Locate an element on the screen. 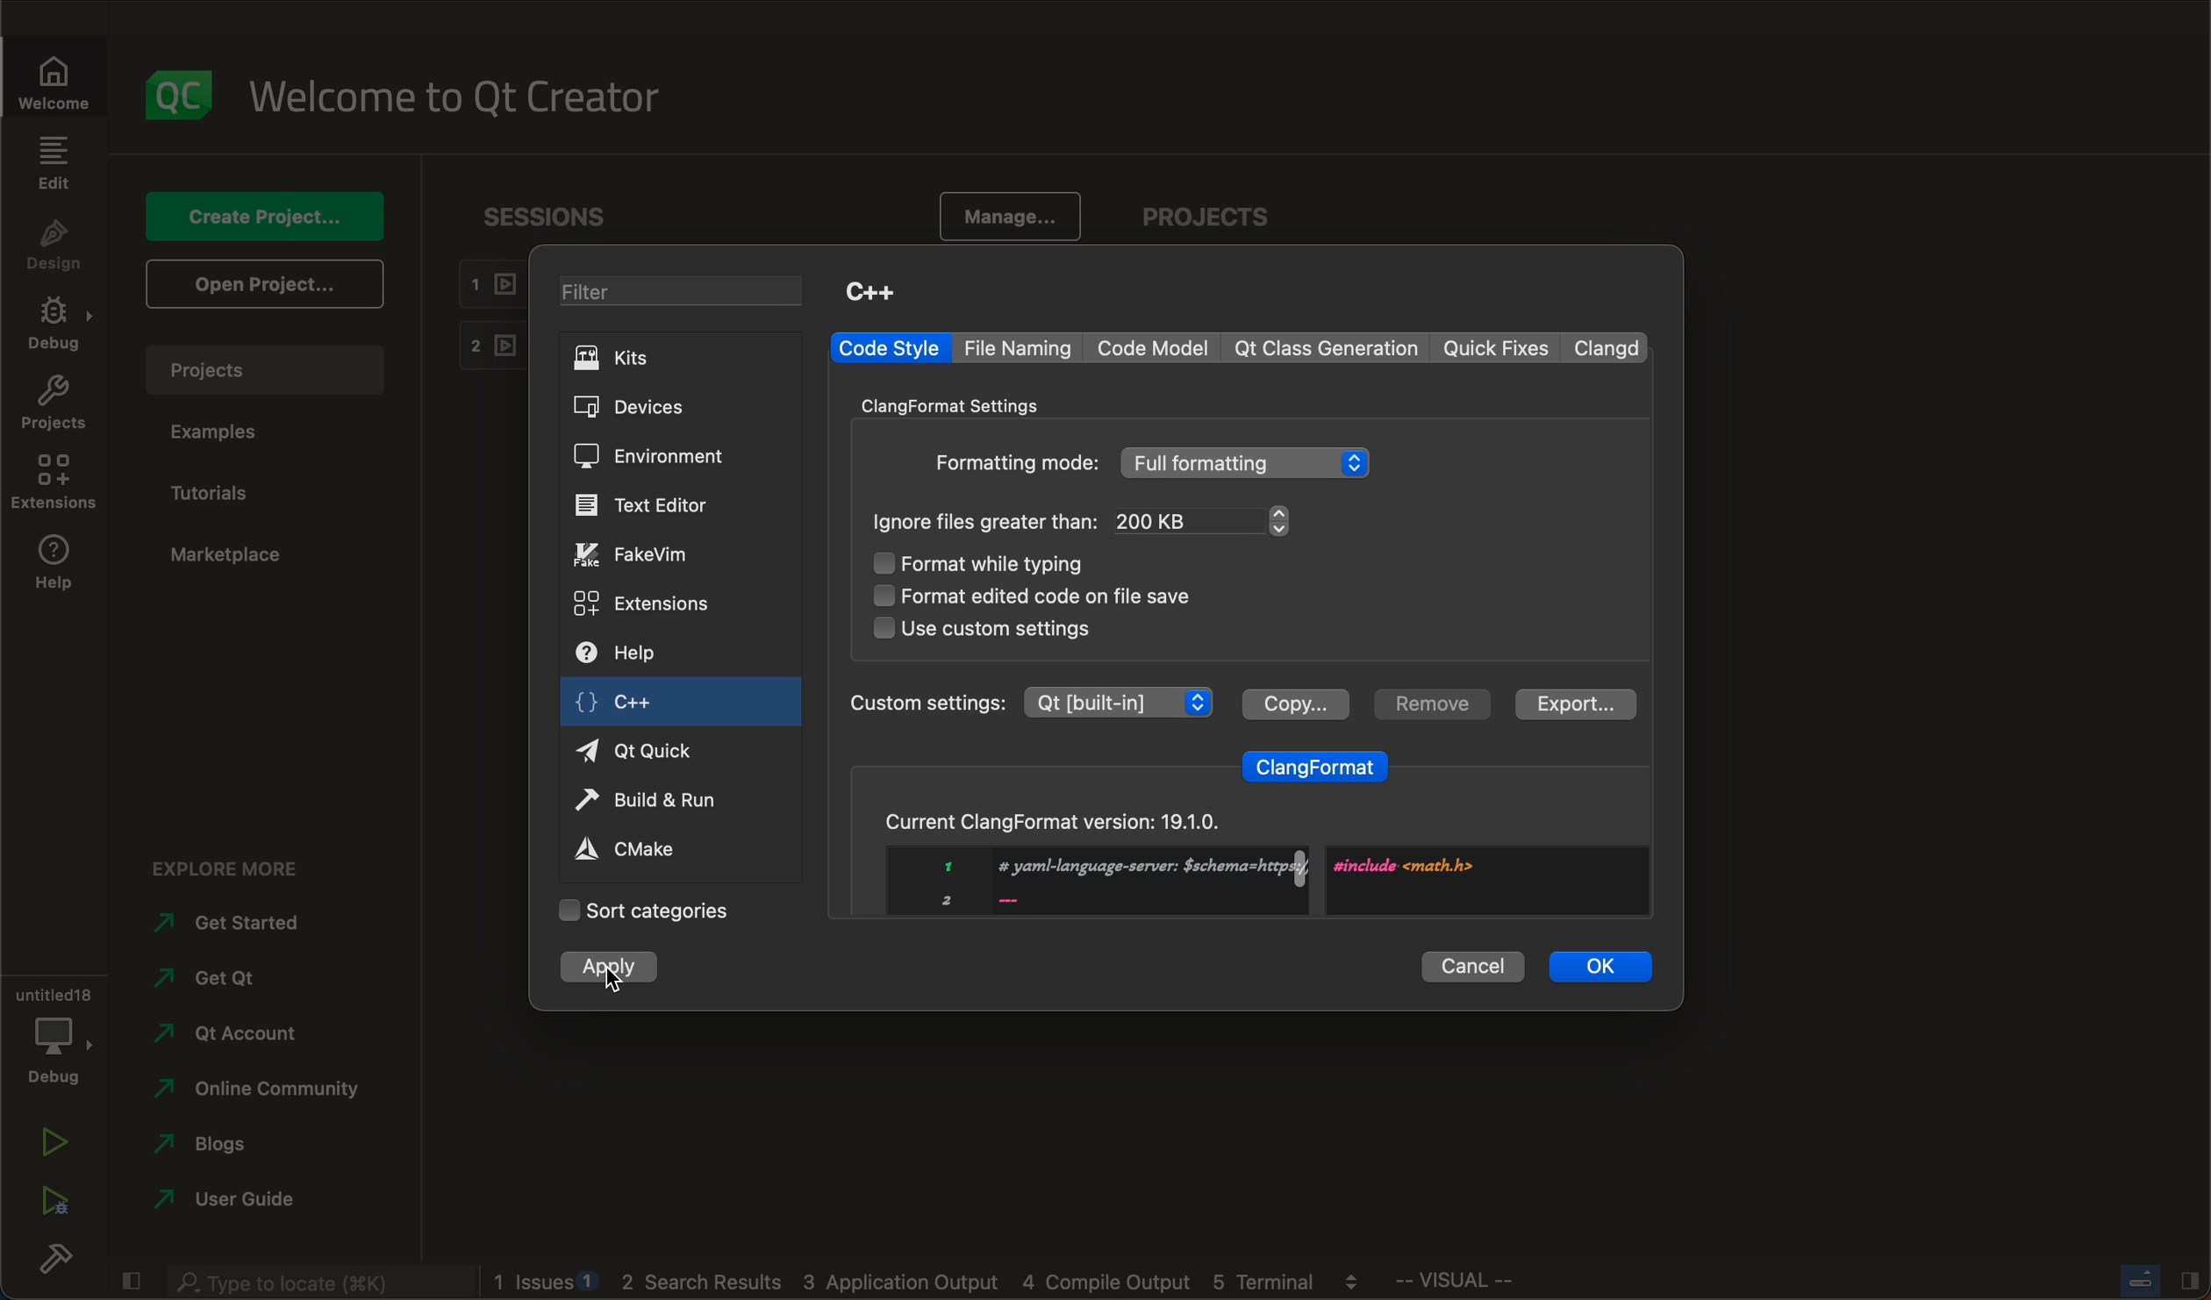  export is located at coordinates (1571, 704).